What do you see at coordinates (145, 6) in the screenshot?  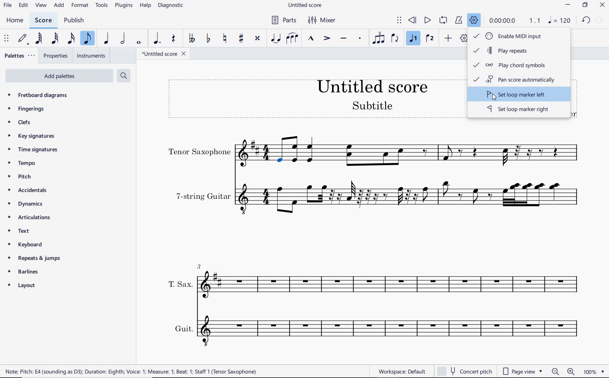 I see `HELP` at bounding box center [145, 6].